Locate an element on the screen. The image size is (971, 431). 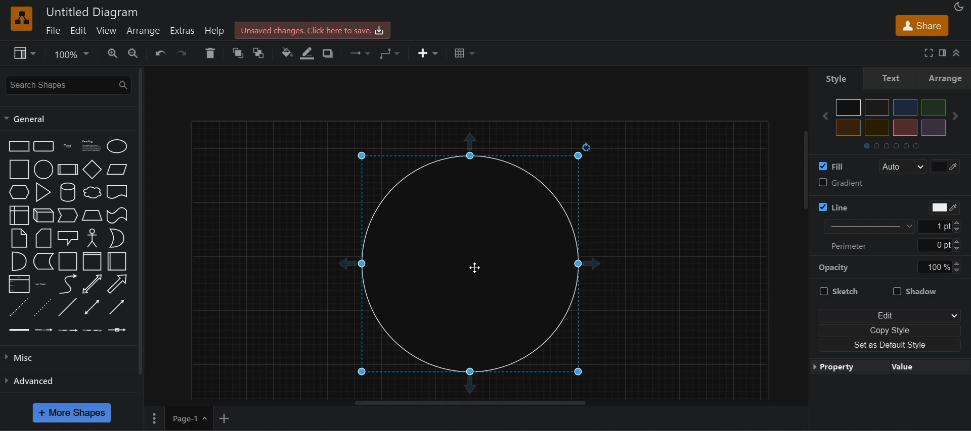
rectangle is located at coordinates (18, 146).